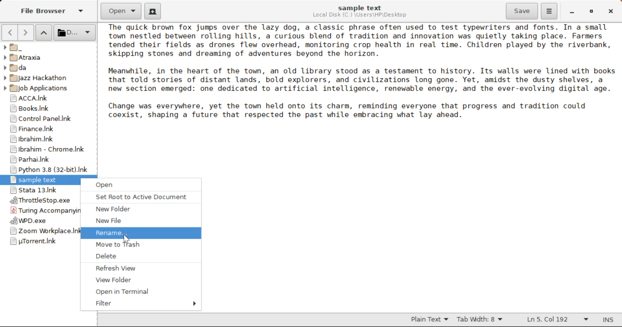 Image resolution: width=622 pixels, height=327 pixels. Describe the element at coordinates (139, 292) in the screenshot. I see `Open in Terminal` at that location.